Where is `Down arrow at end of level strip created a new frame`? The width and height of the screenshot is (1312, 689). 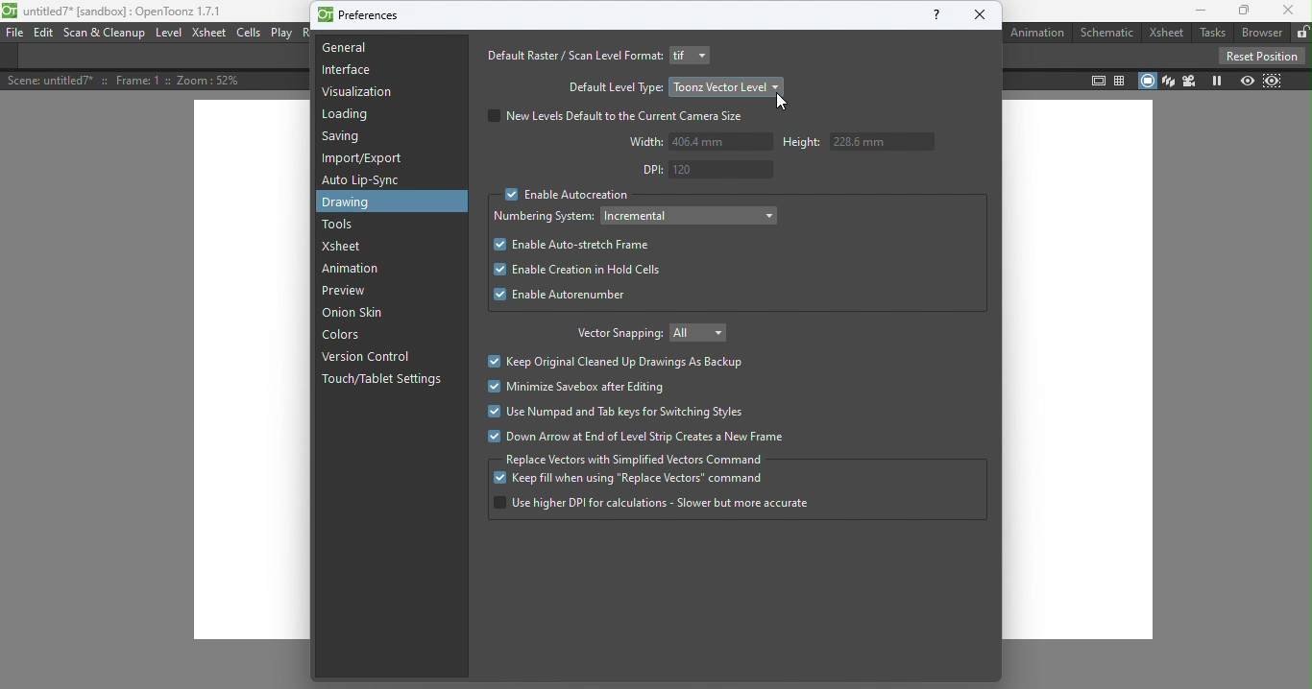
Down arrow at end of level strip created a new frame is located at coordinates (648, 437).